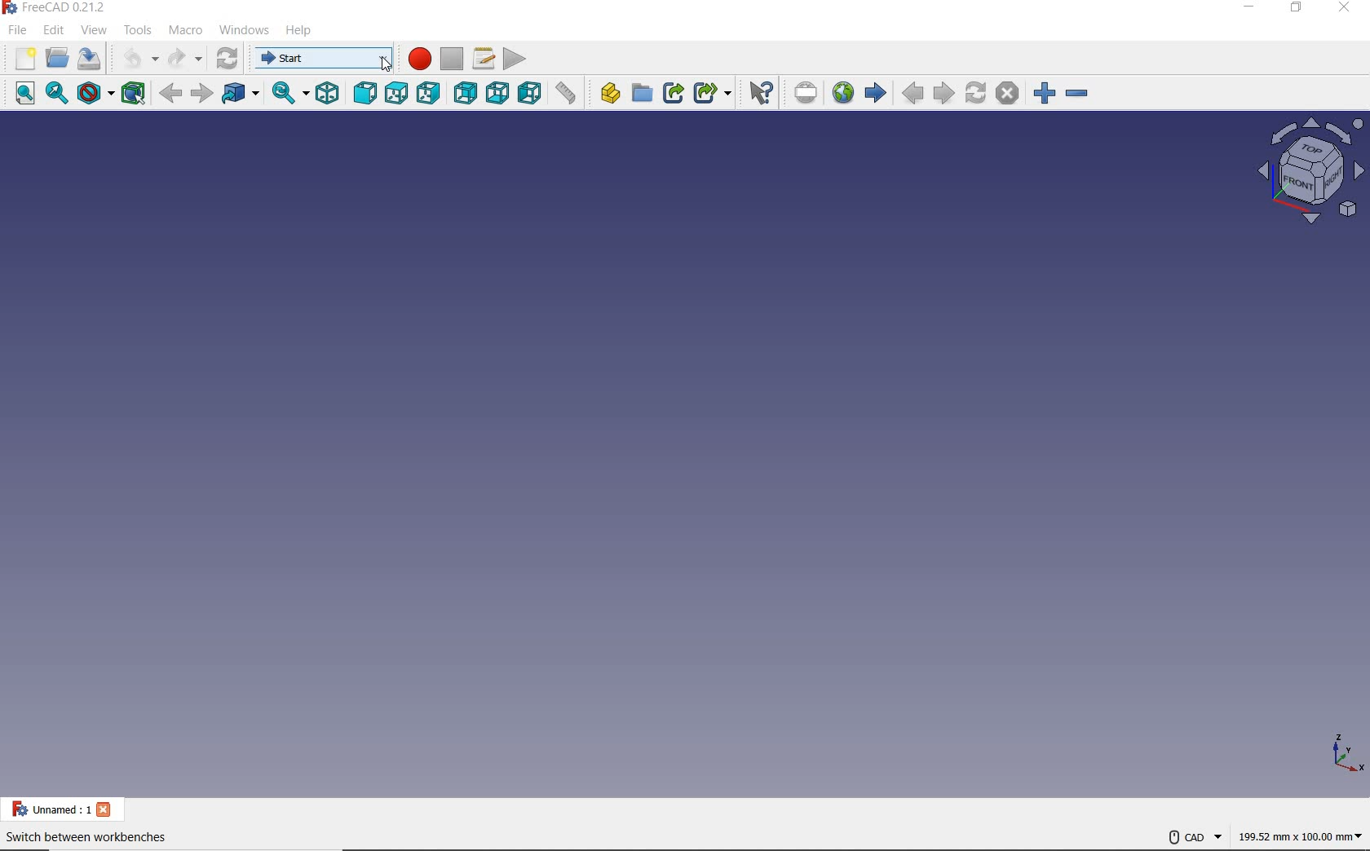 This screenshot has height=851, width=1370. Describe the element at coordinates (1077, 92) in the screenshot. I see `ZOOM OUT` at that location.